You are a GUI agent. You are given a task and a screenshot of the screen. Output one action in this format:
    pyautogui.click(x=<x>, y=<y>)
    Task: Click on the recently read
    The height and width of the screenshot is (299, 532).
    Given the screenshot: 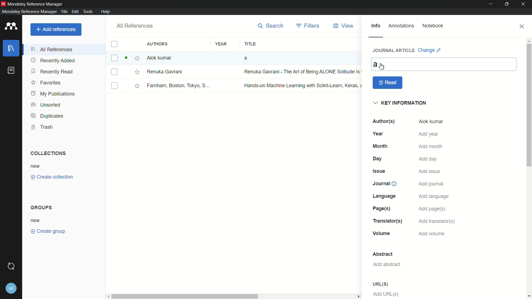 What is the action you would take?
    pyautogui.click(x=52, y=71)
    